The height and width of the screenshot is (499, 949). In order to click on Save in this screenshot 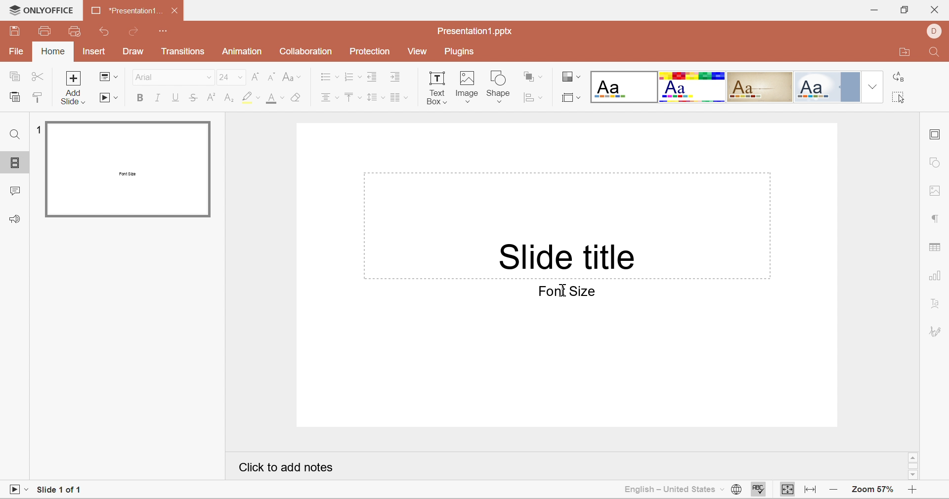, I will do `click(16, 34)`.